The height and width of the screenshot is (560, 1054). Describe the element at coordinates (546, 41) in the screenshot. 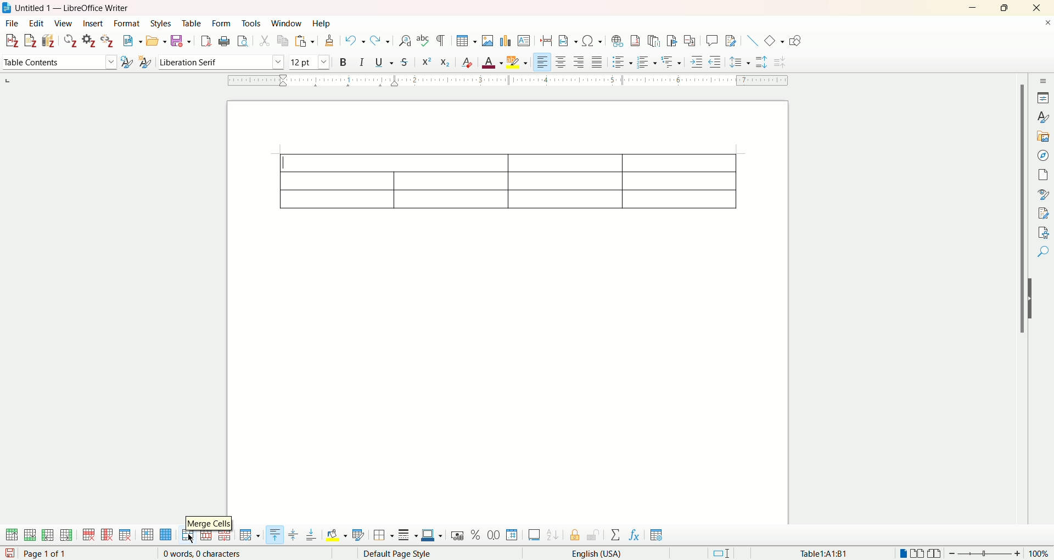

I see `insert page break` at that location.